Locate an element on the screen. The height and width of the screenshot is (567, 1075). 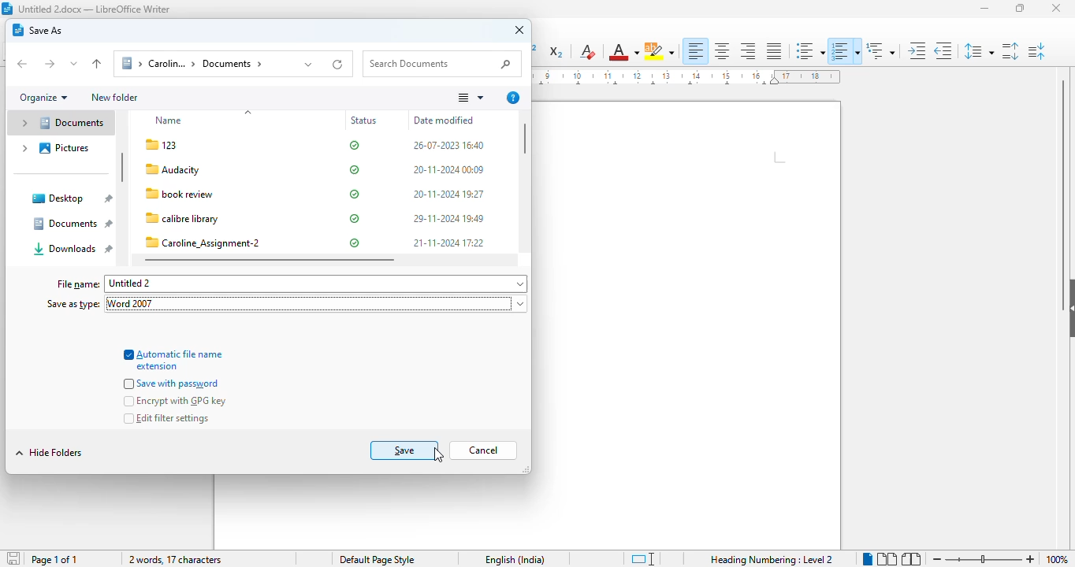
change your view is located at coordinates (470, 98).